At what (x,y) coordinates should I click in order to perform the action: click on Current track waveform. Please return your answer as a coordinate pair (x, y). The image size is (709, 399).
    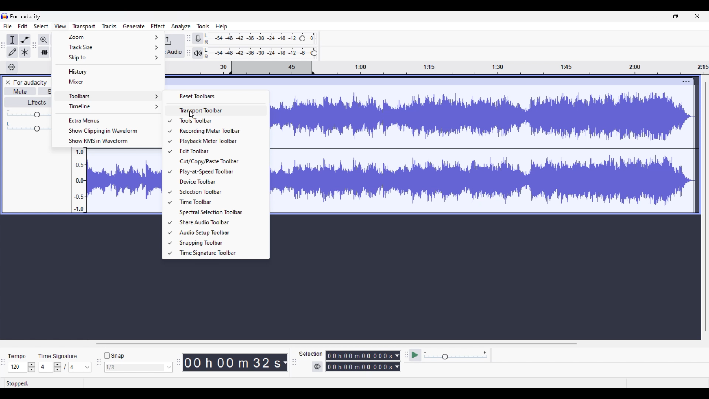
    Looking at the image, I should click on (475, 149).